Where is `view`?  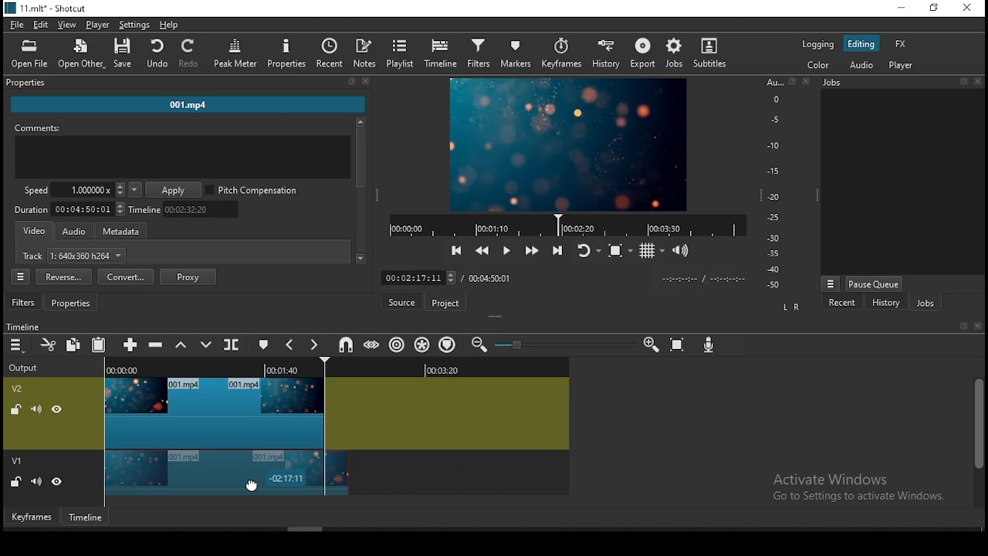
view is located at coordinates (67, 25).